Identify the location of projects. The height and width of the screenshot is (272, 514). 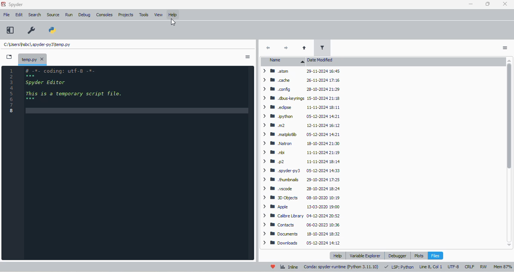
(126, 15).